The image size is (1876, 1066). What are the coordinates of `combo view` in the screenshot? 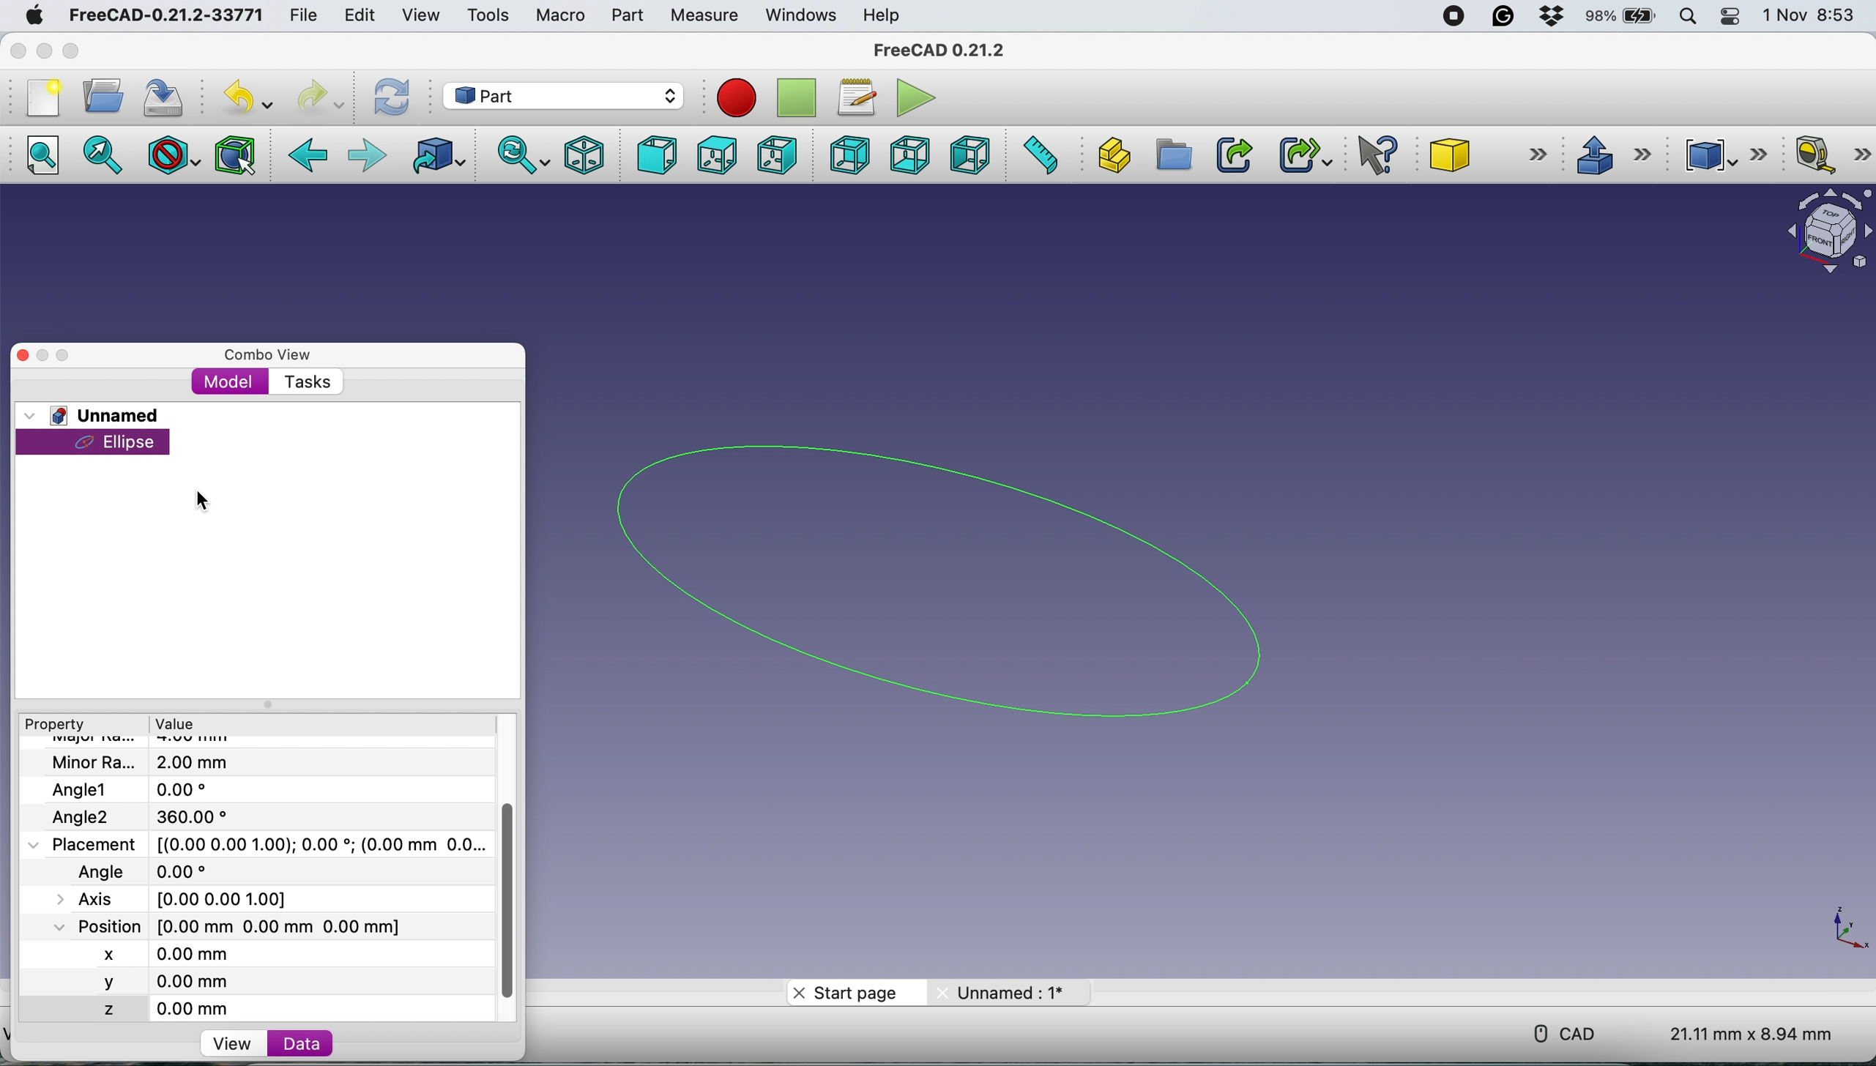 It's located at (267, 355).